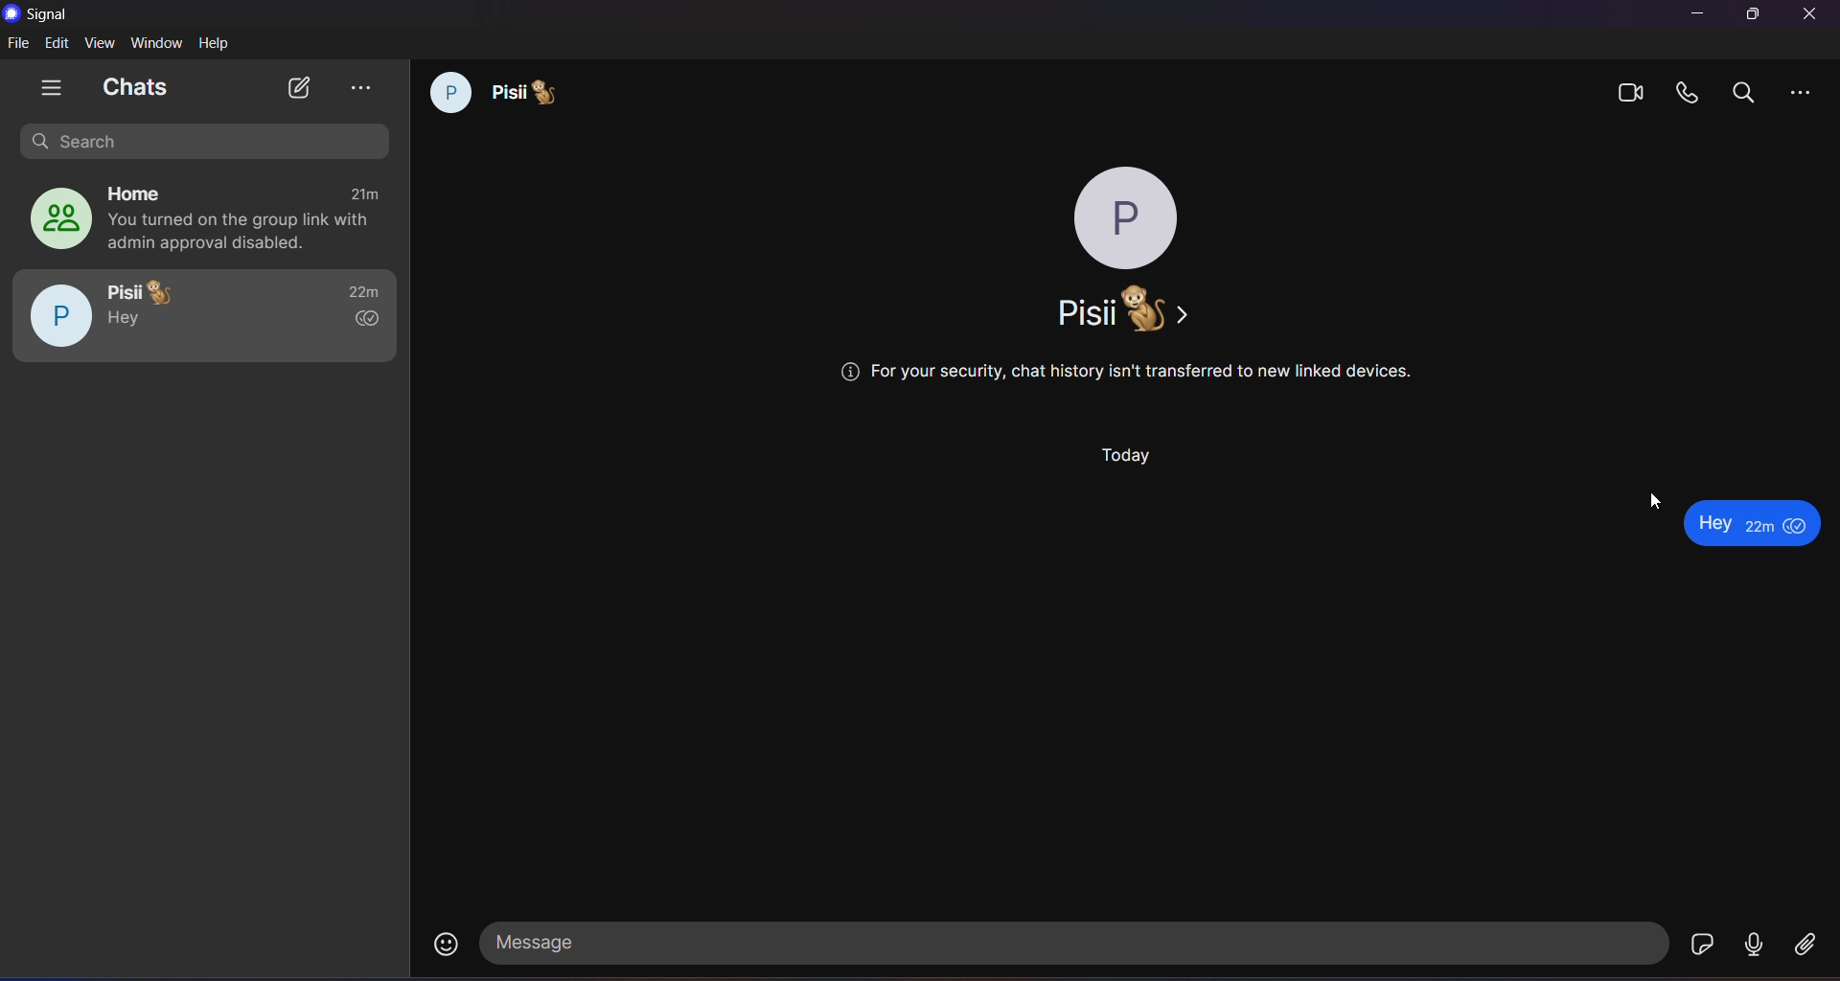  What do you see at coordinates (198, 142) in the screenshot?
I see `search` at bounding box center [198, 142].